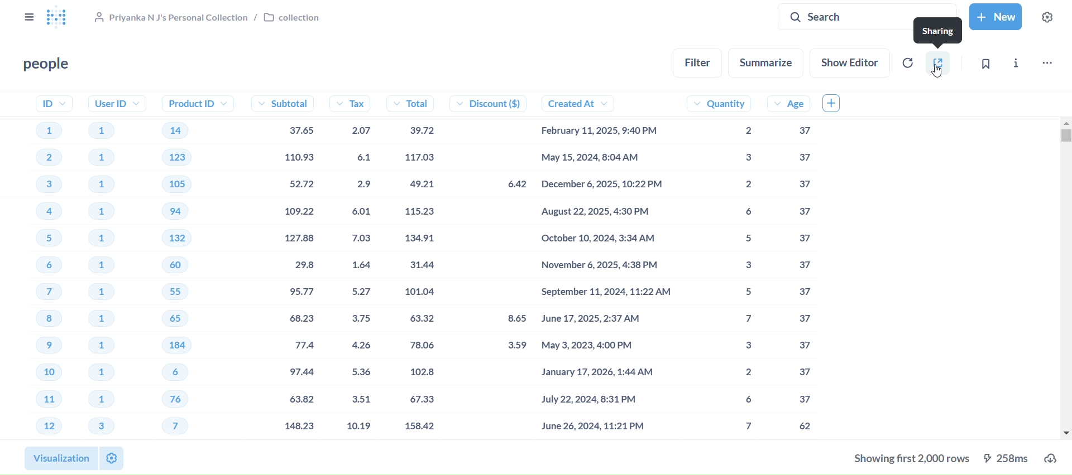  I want to click on visualization, so click(59, 458).